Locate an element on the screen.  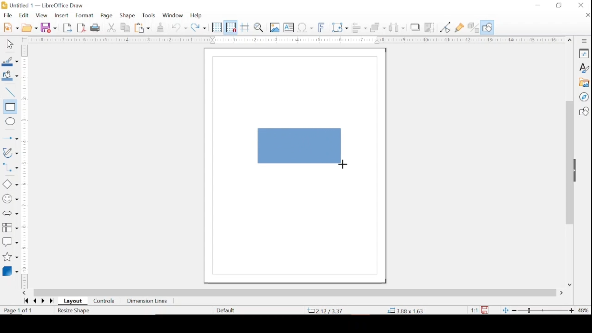
Resize Shape is located at coordinates (74, 310).